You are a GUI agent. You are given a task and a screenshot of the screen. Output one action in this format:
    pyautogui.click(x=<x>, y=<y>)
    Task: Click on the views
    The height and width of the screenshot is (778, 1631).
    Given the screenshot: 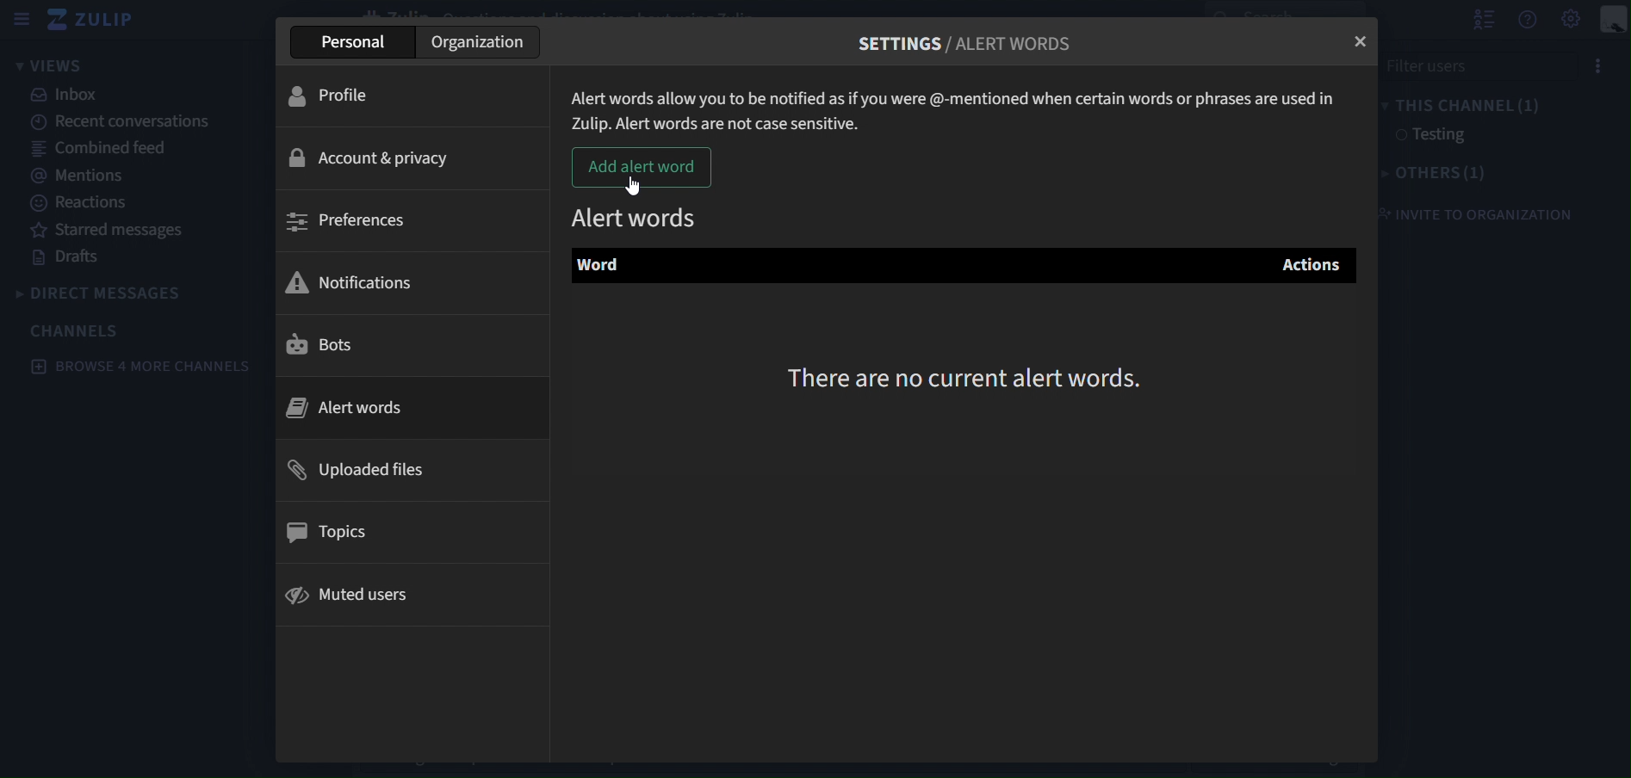 What is the action you would take?
    pyautogui.click(x=60, y=65)
    